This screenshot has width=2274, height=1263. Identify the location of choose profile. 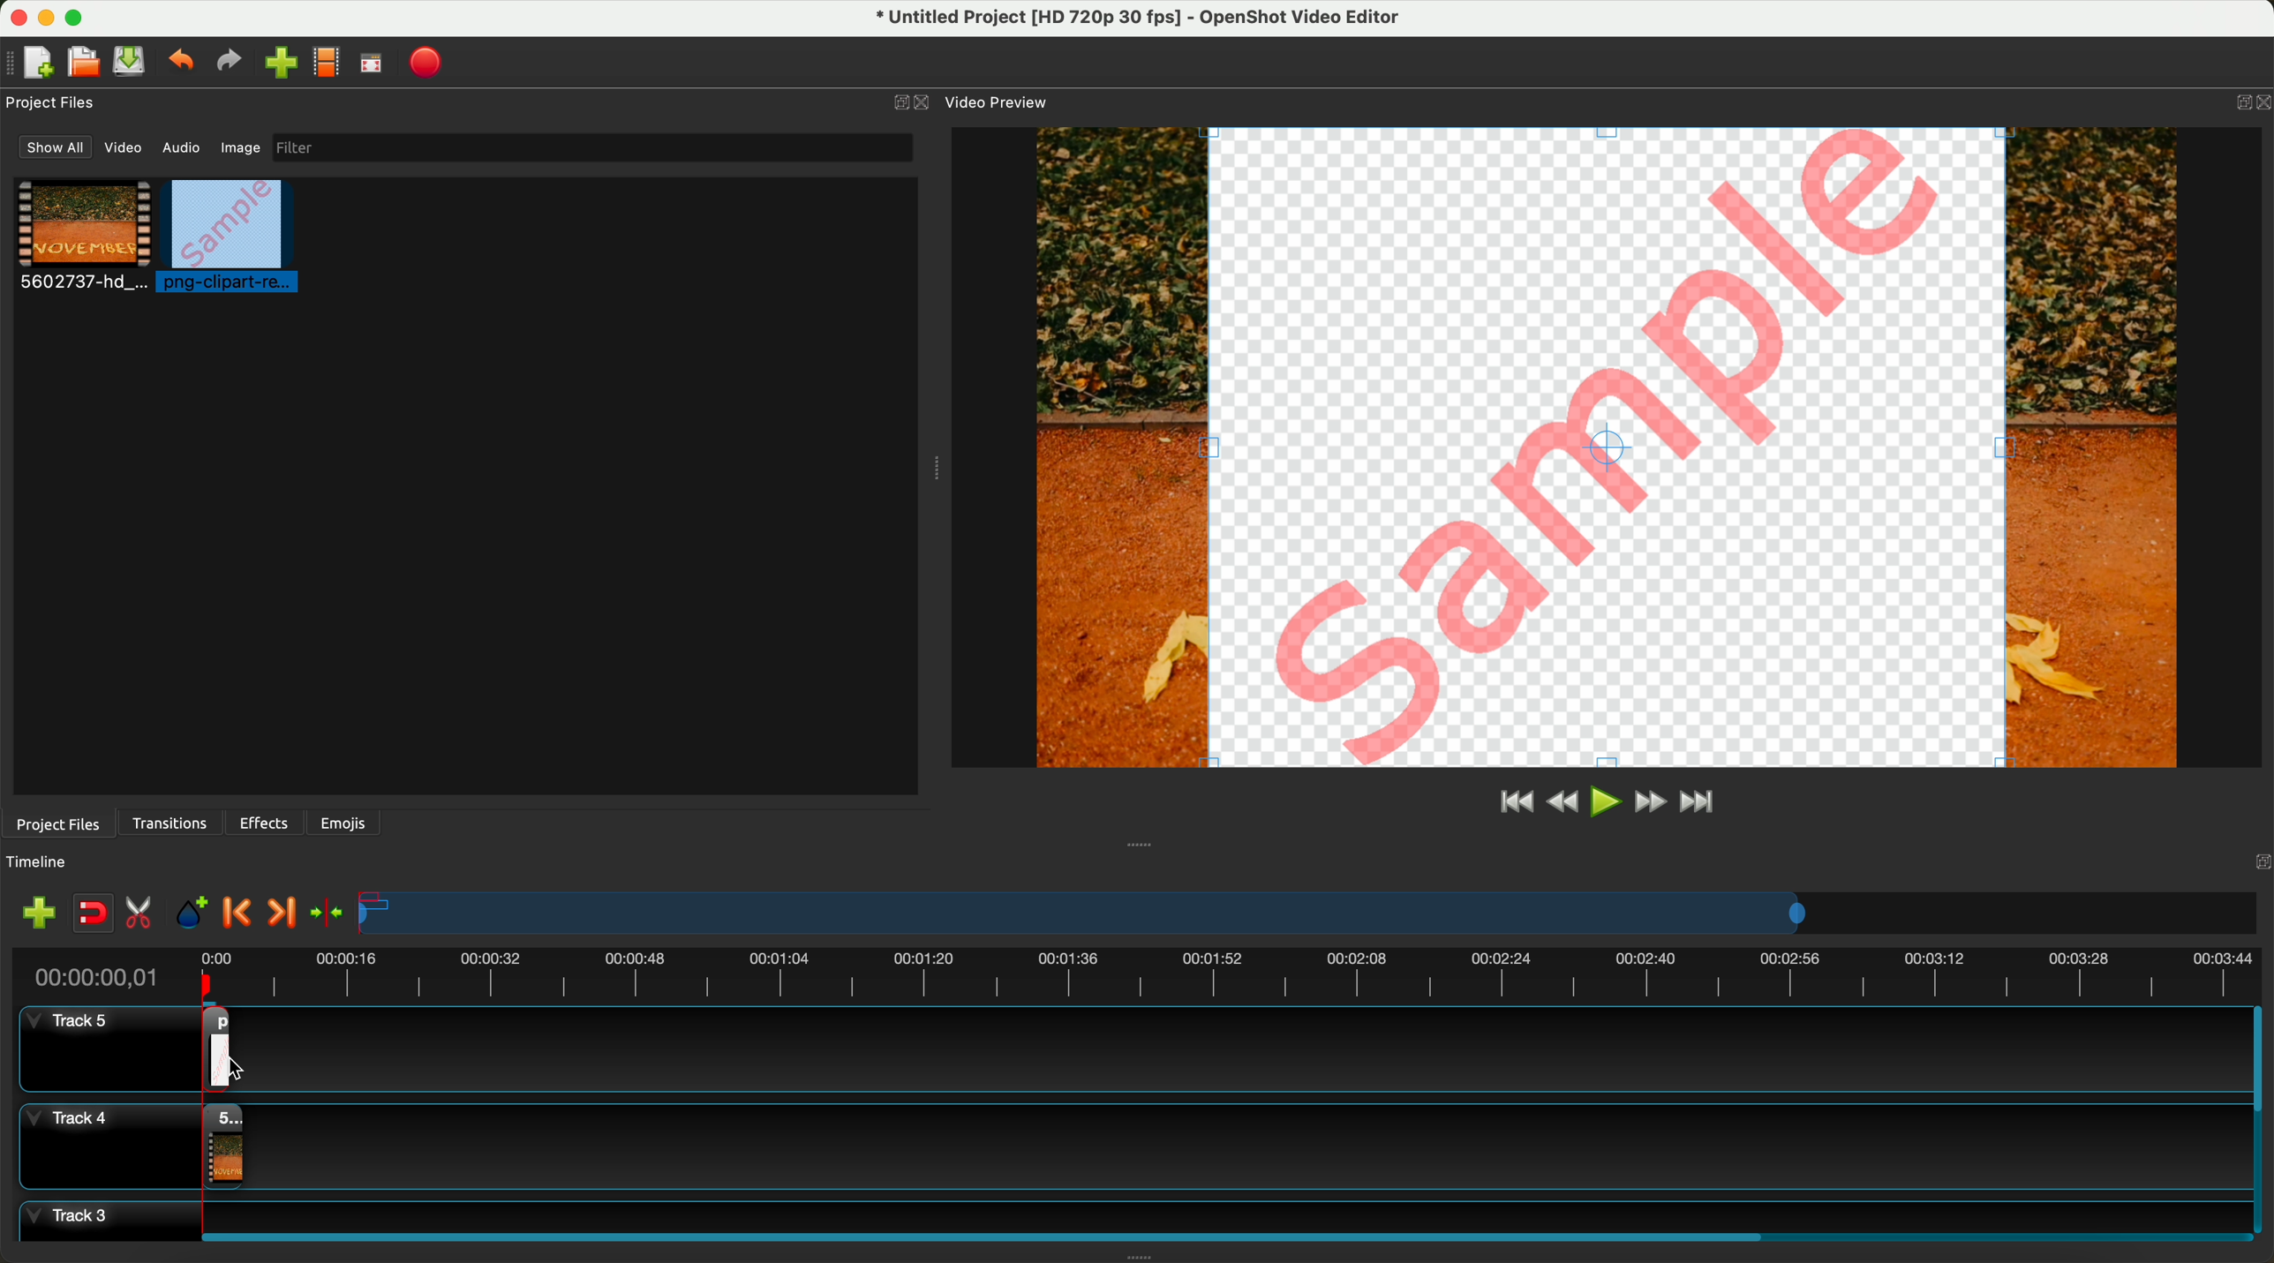
(331, 65).